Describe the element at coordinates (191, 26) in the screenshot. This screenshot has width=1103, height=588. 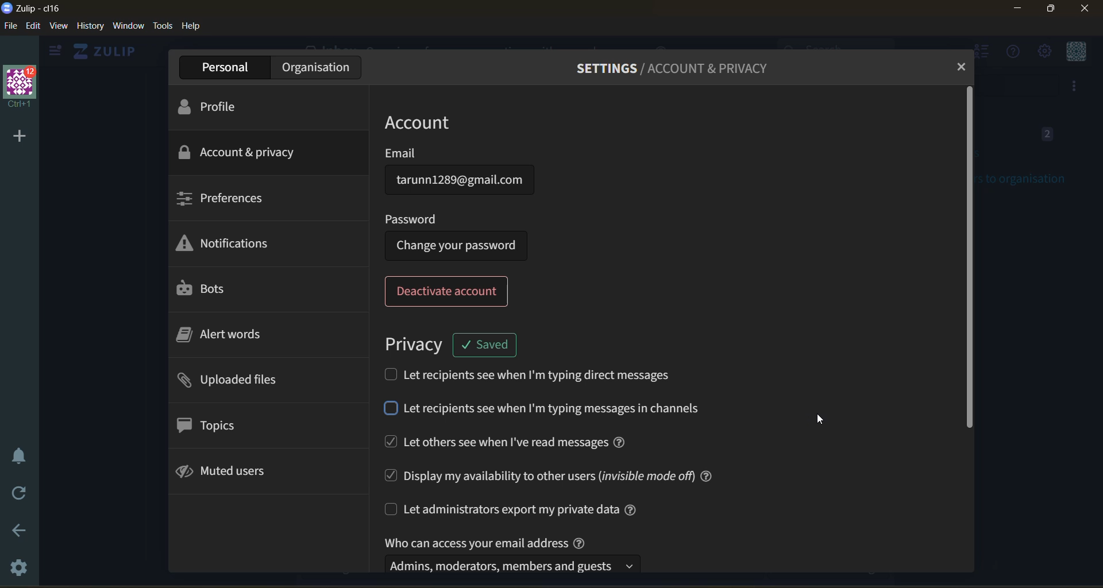
I see `help` at that location.